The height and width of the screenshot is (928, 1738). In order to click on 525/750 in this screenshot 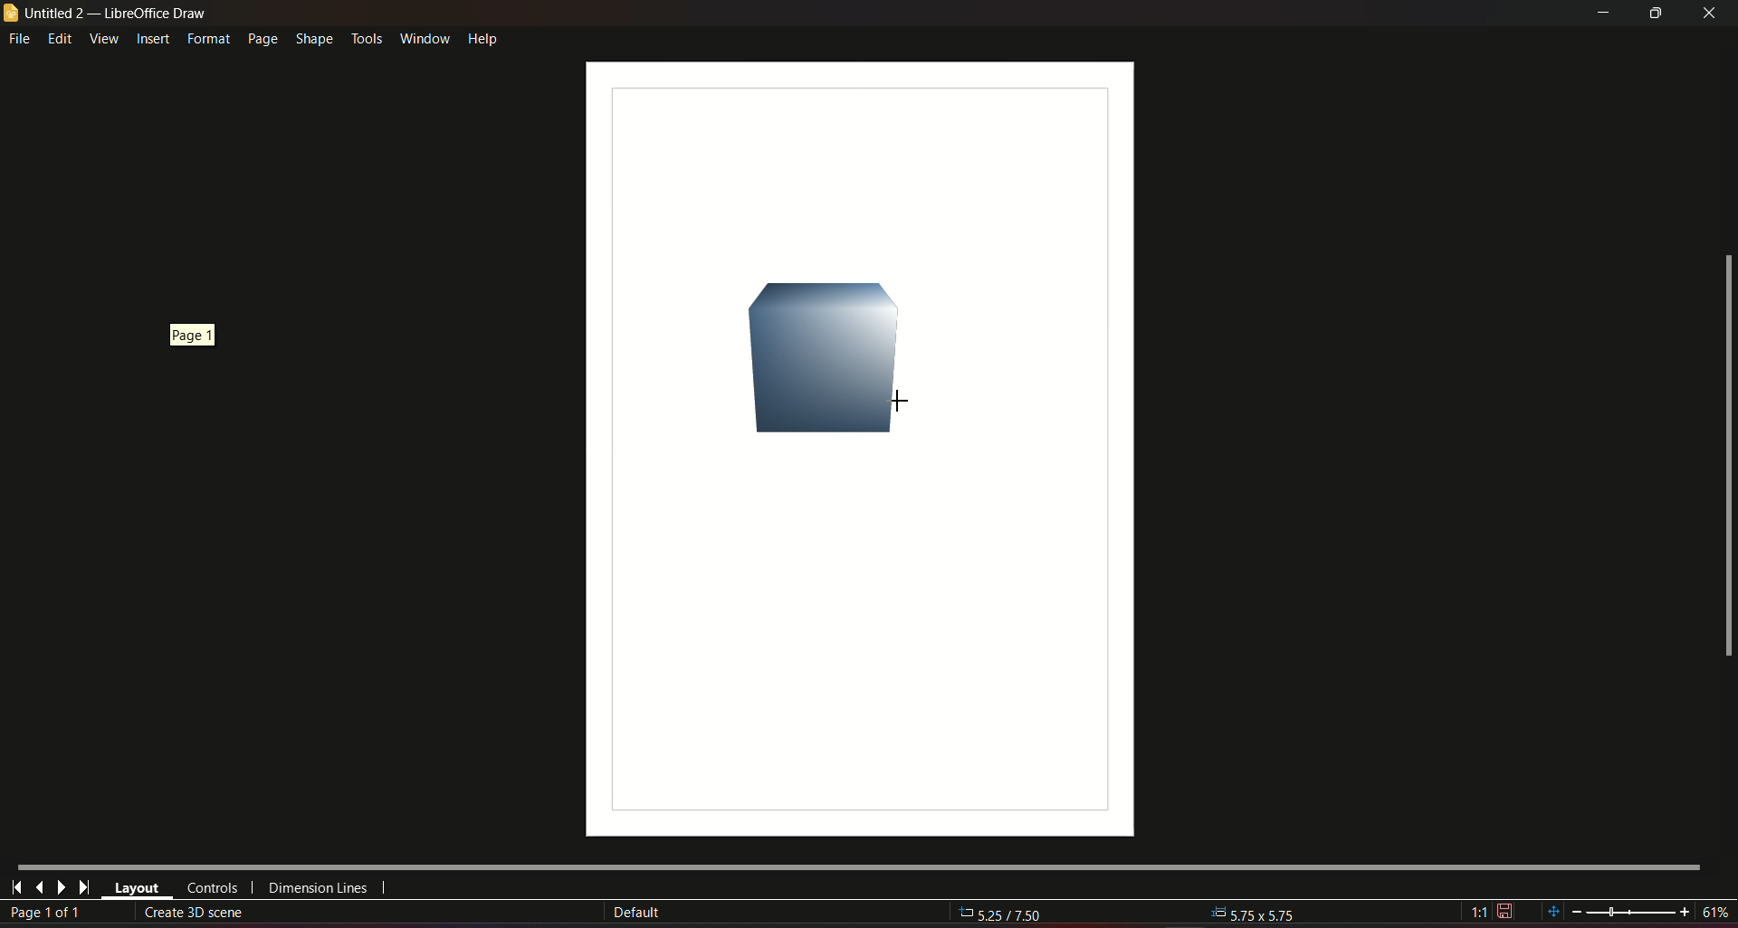, I will do `click(1011, 915)`.